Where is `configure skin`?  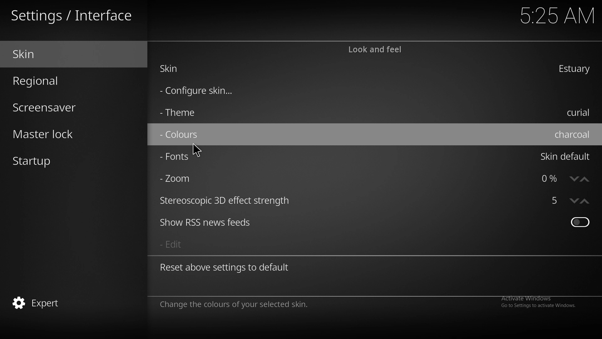
configure skin is located at coordinates (200, 91).